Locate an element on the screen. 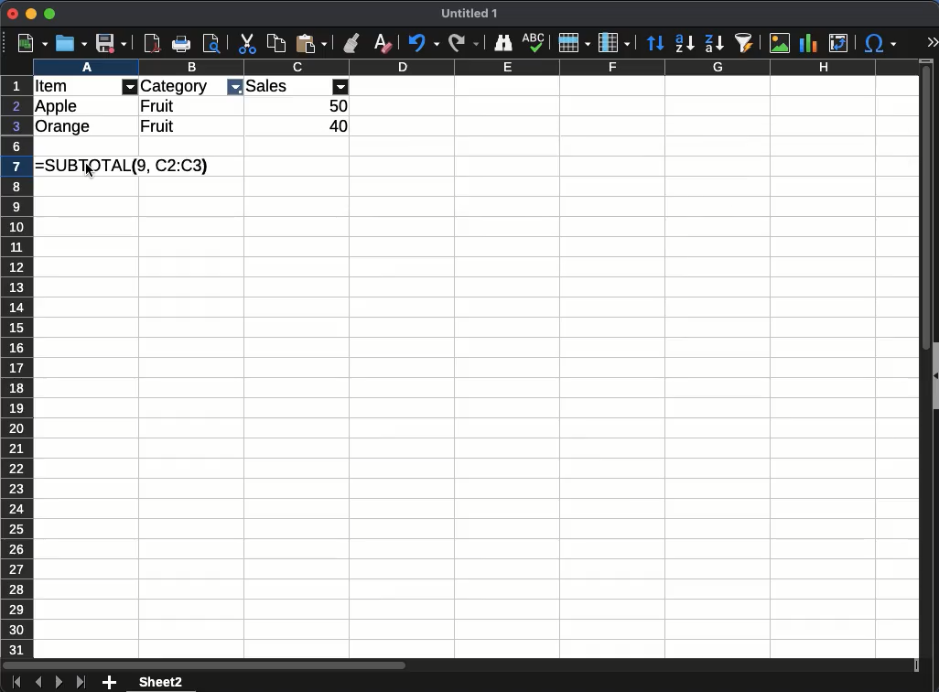 This screenshot has width=939, height=692. image is located at coordinates (781, 42).